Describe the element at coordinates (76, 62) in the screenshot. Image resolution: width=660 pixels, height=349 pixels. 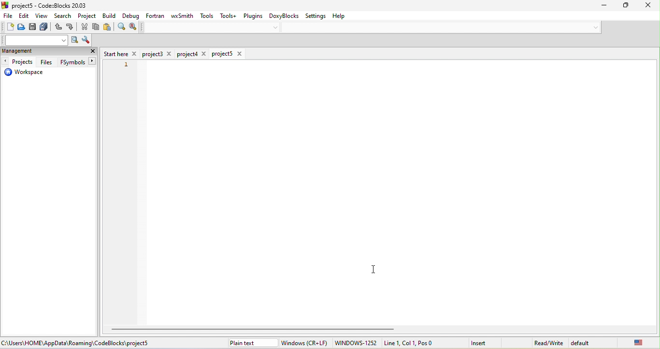
I see `fsymbols` at that location.